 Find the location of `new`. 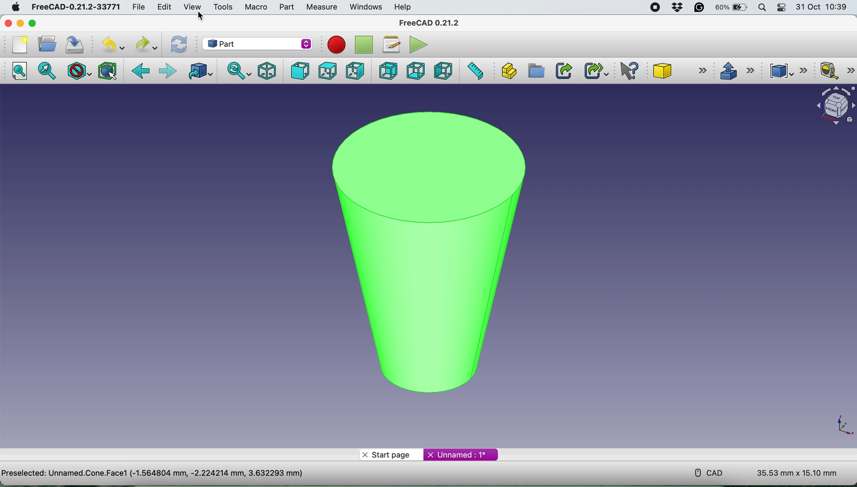

new is located at coordinates (18, 44).